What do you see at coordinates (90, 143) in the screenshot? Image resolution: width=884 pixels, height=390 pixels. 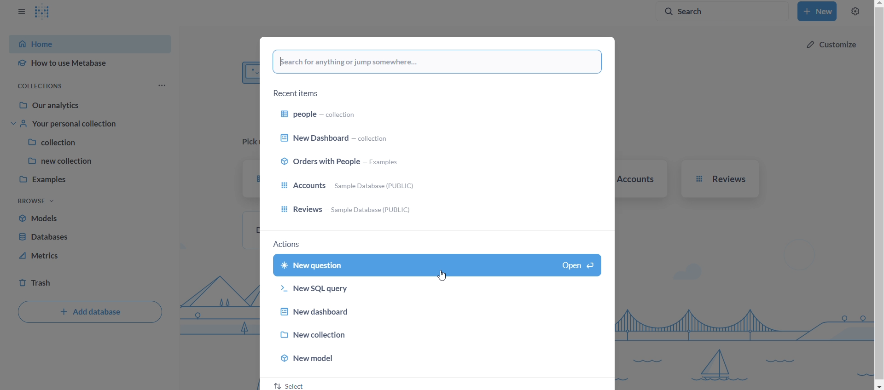 I see `collection` at bounding box center [90, 143].